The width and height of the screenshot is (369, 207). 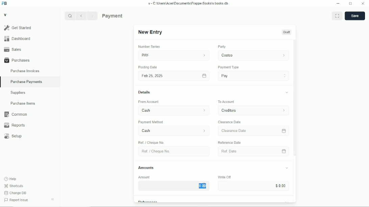 I want to click on number series, so click(x=148, y=47).